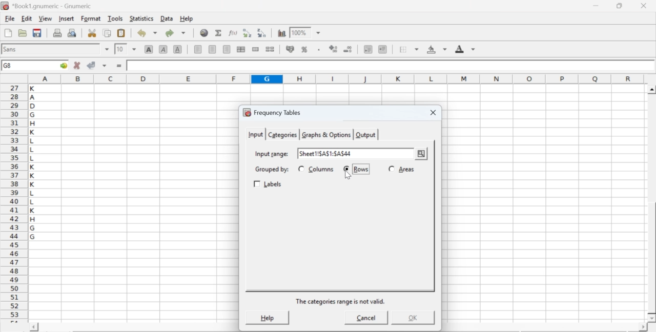 This screenshot has width=656, height=332. What do you see at coordinates (266, 317) in the screenshot?
I see `help` at bounding box center [266, 317].